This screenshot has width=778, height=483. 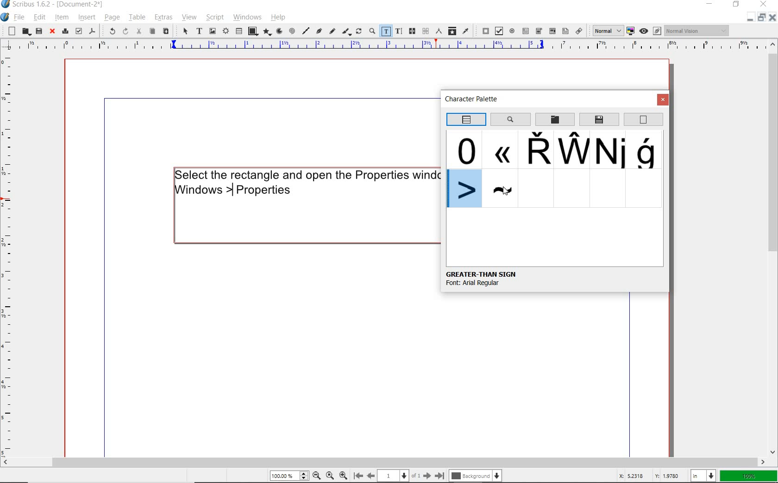 What do you see at coordinates (279, 31) in the screenshot?
I see `arc` at bounding box center [279, 31].